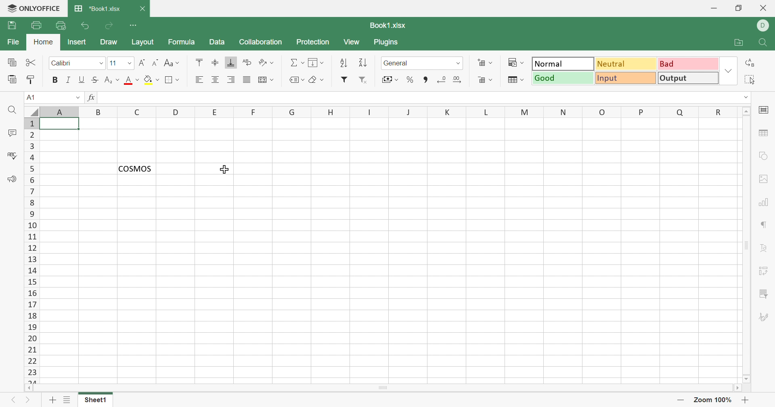 This screenshot has height=407, width=775. I want to click on Restore down, so click(741, 9).